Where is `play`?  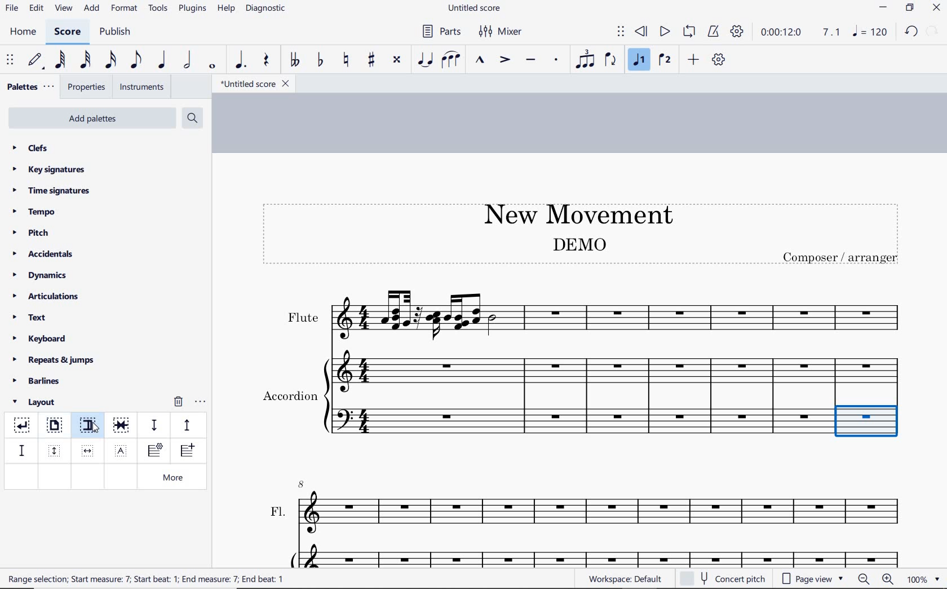 play is located at coordinates (663, 33).